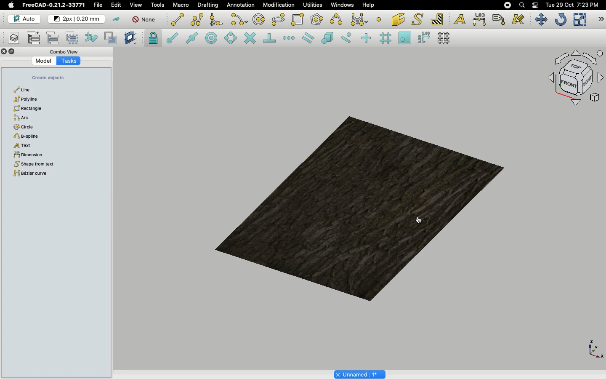 The image size is (606, 379). What do you see at coordinates (62, 51) in the screenshot?
I see `Combo view` at bounding box center [62, 51].